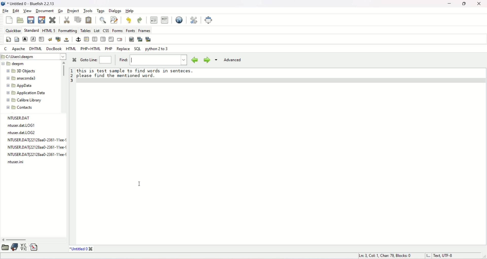 The image size is (487, 259). What do you see at coordinates (88, 19) in the screenshot?
I see `paste` at bounding box center [88, 19].